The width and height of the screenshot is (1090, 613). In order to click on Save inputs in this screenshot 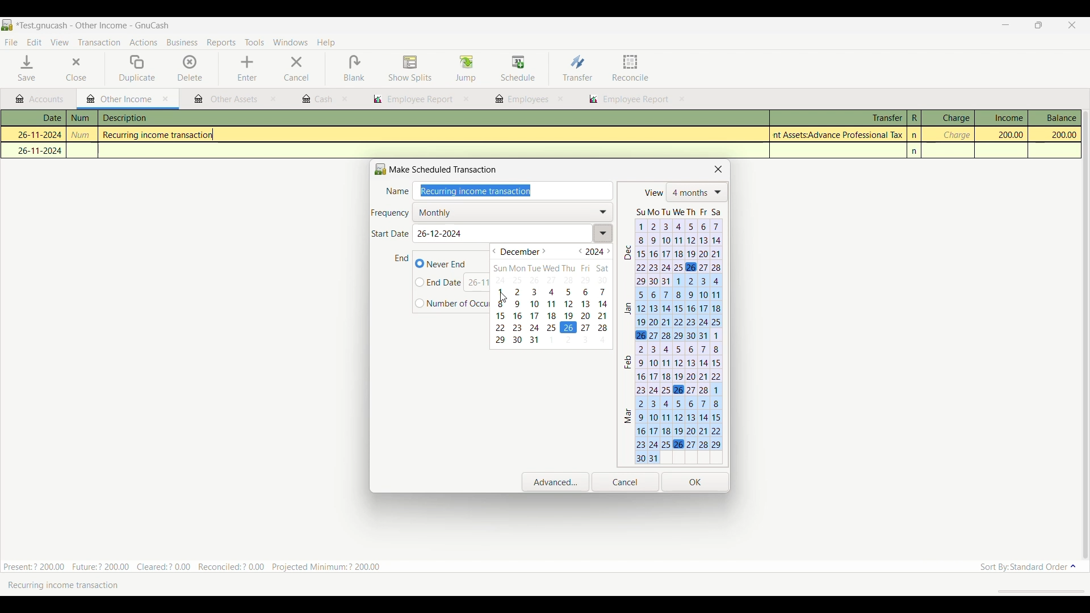, I will do `click(695, 482)`.